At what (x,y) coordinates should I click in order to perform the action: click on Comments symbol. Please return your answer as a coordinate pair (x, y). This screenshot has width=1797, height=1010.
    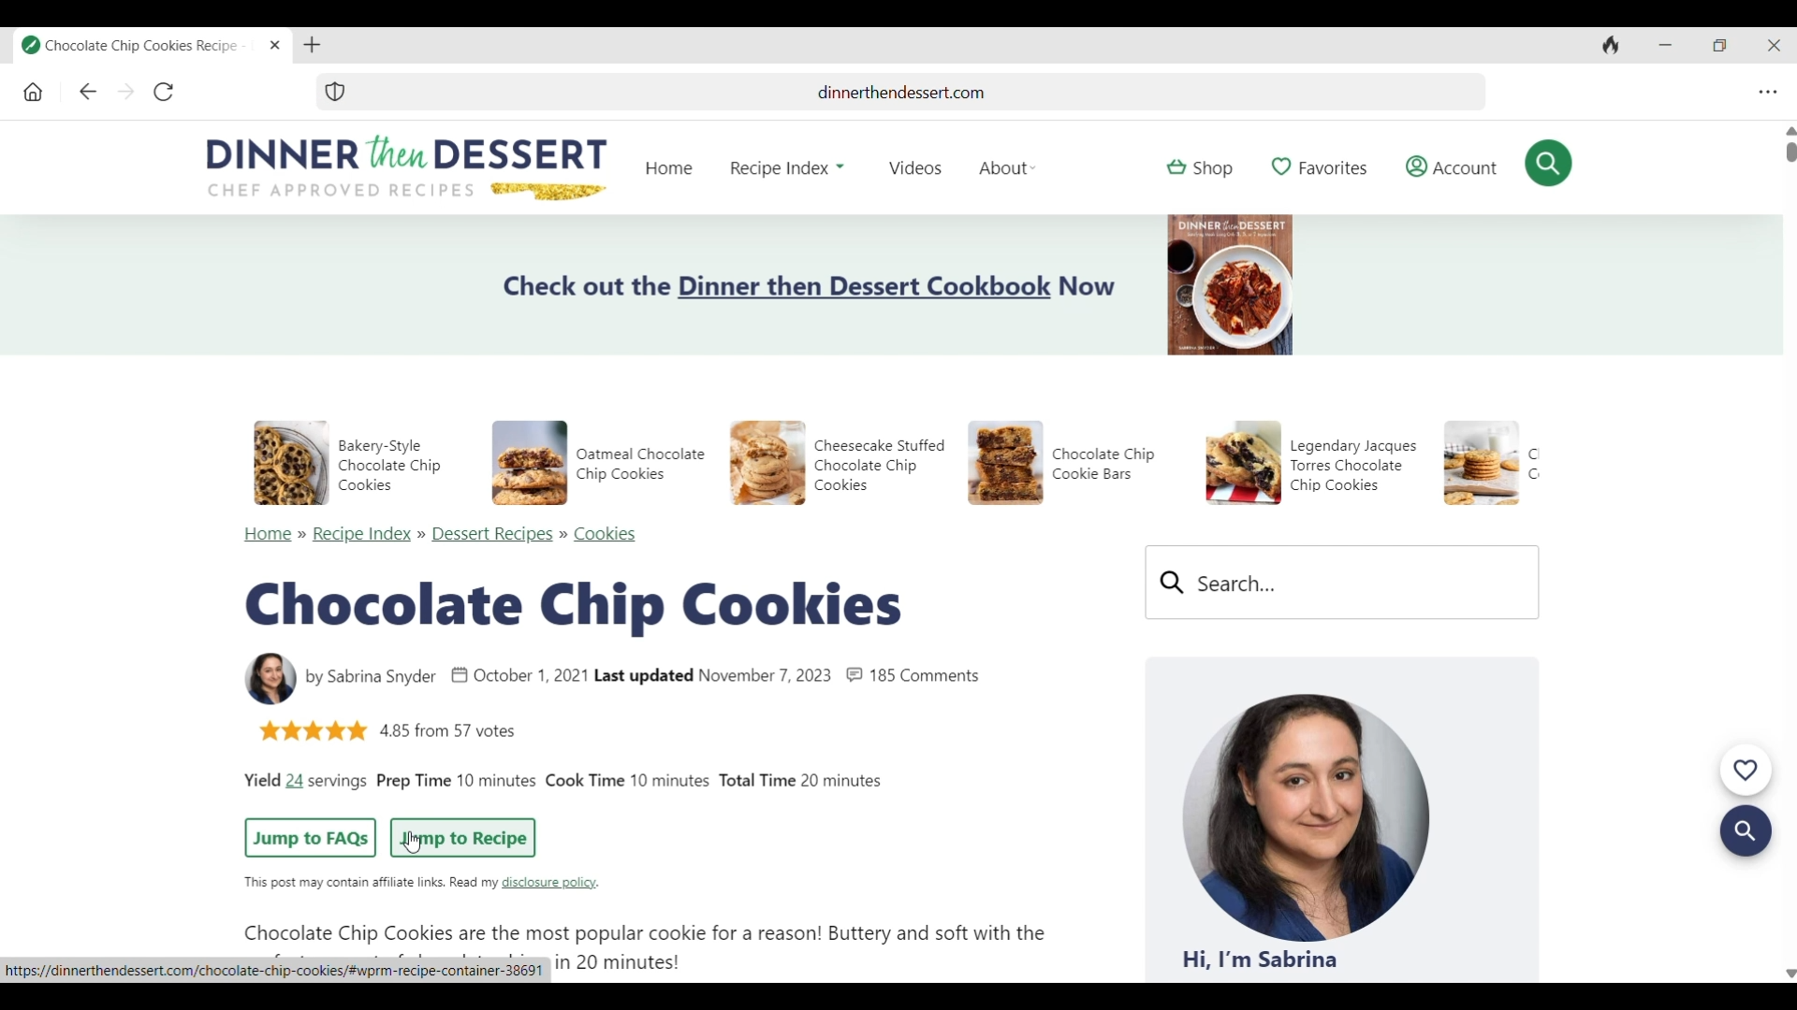
    Looking at the image, I should click on (855, 675).